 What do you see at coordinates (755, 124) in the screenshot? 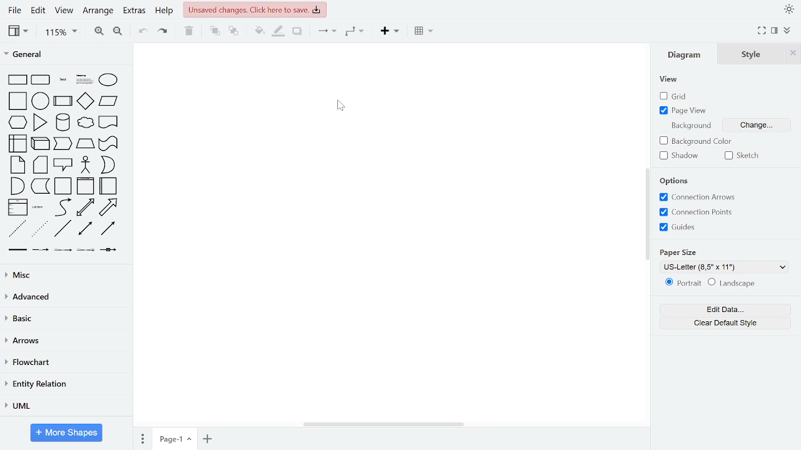
I see `change background` at bounding box center [755, 124].